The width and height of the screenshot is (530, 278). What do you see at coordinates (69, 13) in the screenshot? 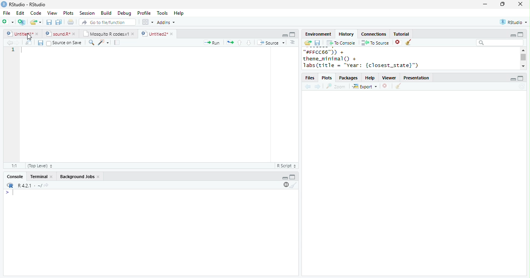
I see `Plots` at bounding box center [69, 13].